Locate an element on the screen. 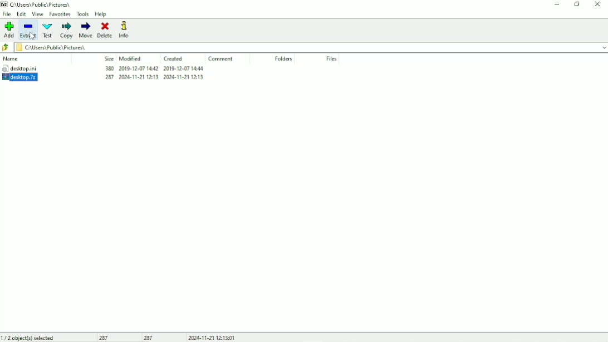  87 2004-11-21 1213 2048-11-21 1213 is located at coordinates (151, 77).